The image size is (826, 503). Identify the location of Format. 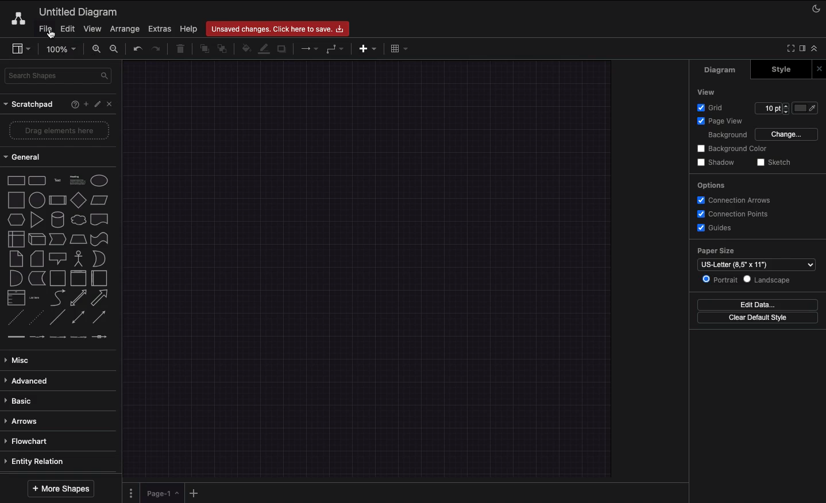
(803, 50).